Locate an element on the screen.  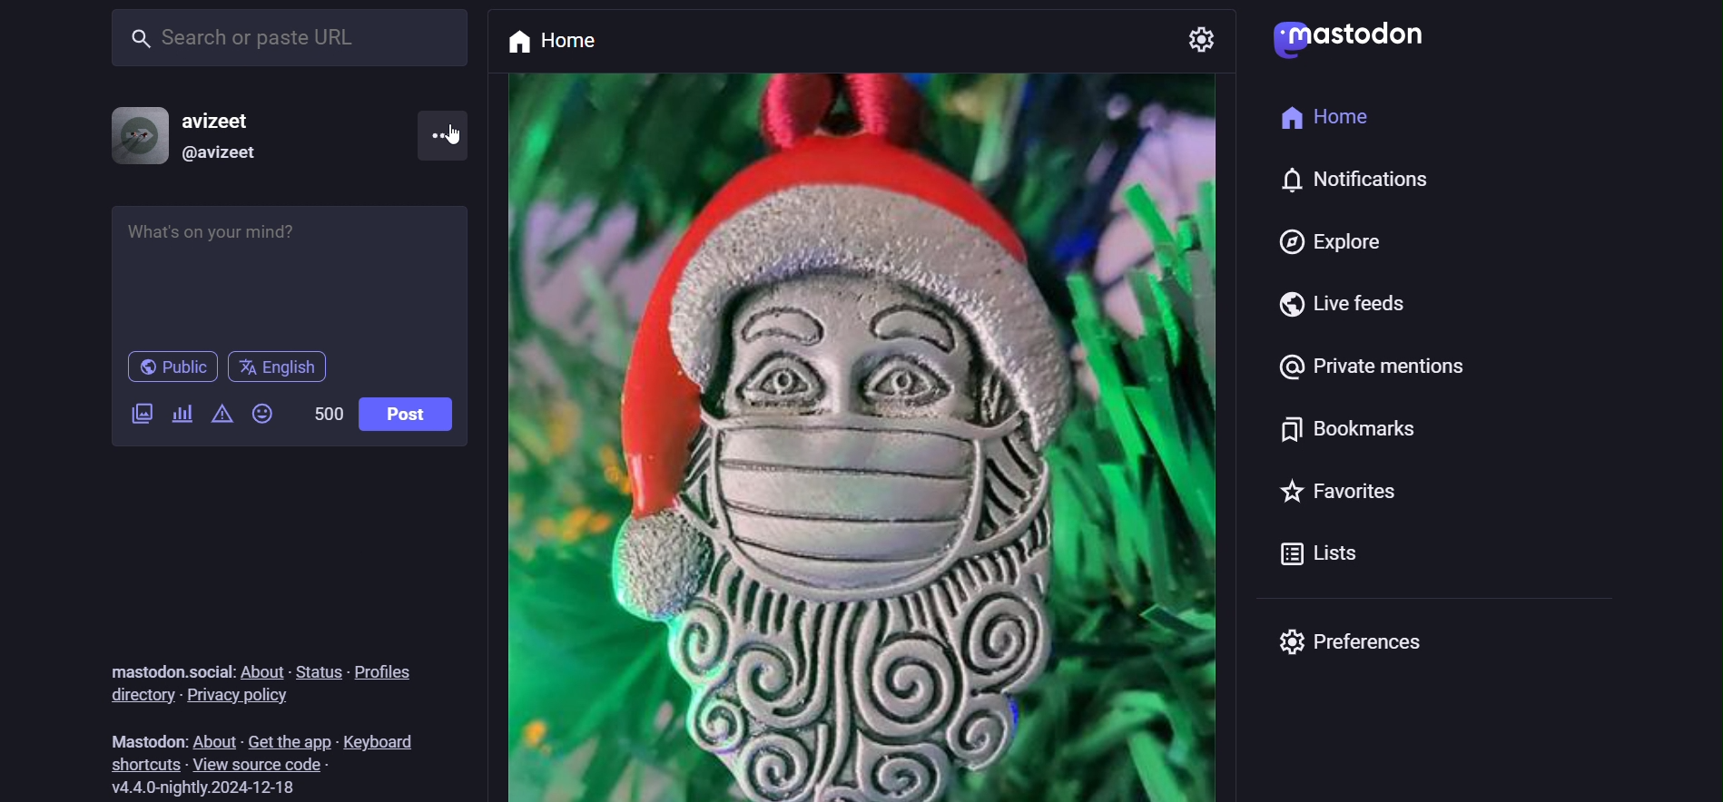
setting is located at coordinates (1179, 39).